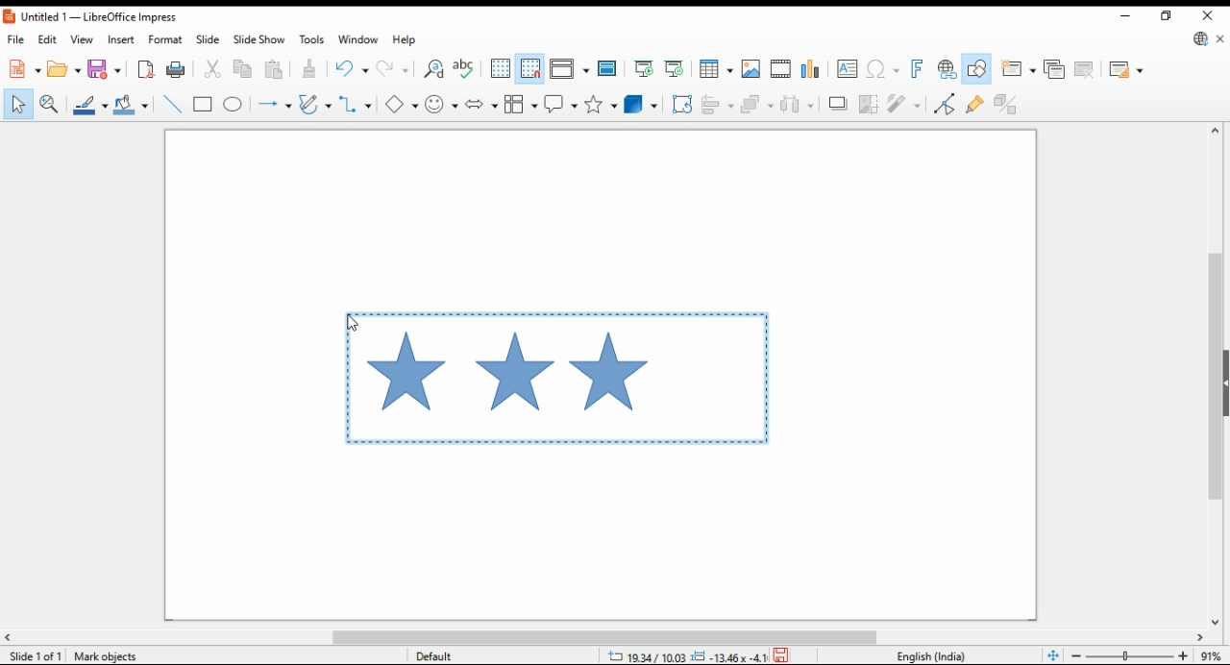  Describe the element at coordinates (847, 70) in the screenshot. I see `insert textbox` at that location.